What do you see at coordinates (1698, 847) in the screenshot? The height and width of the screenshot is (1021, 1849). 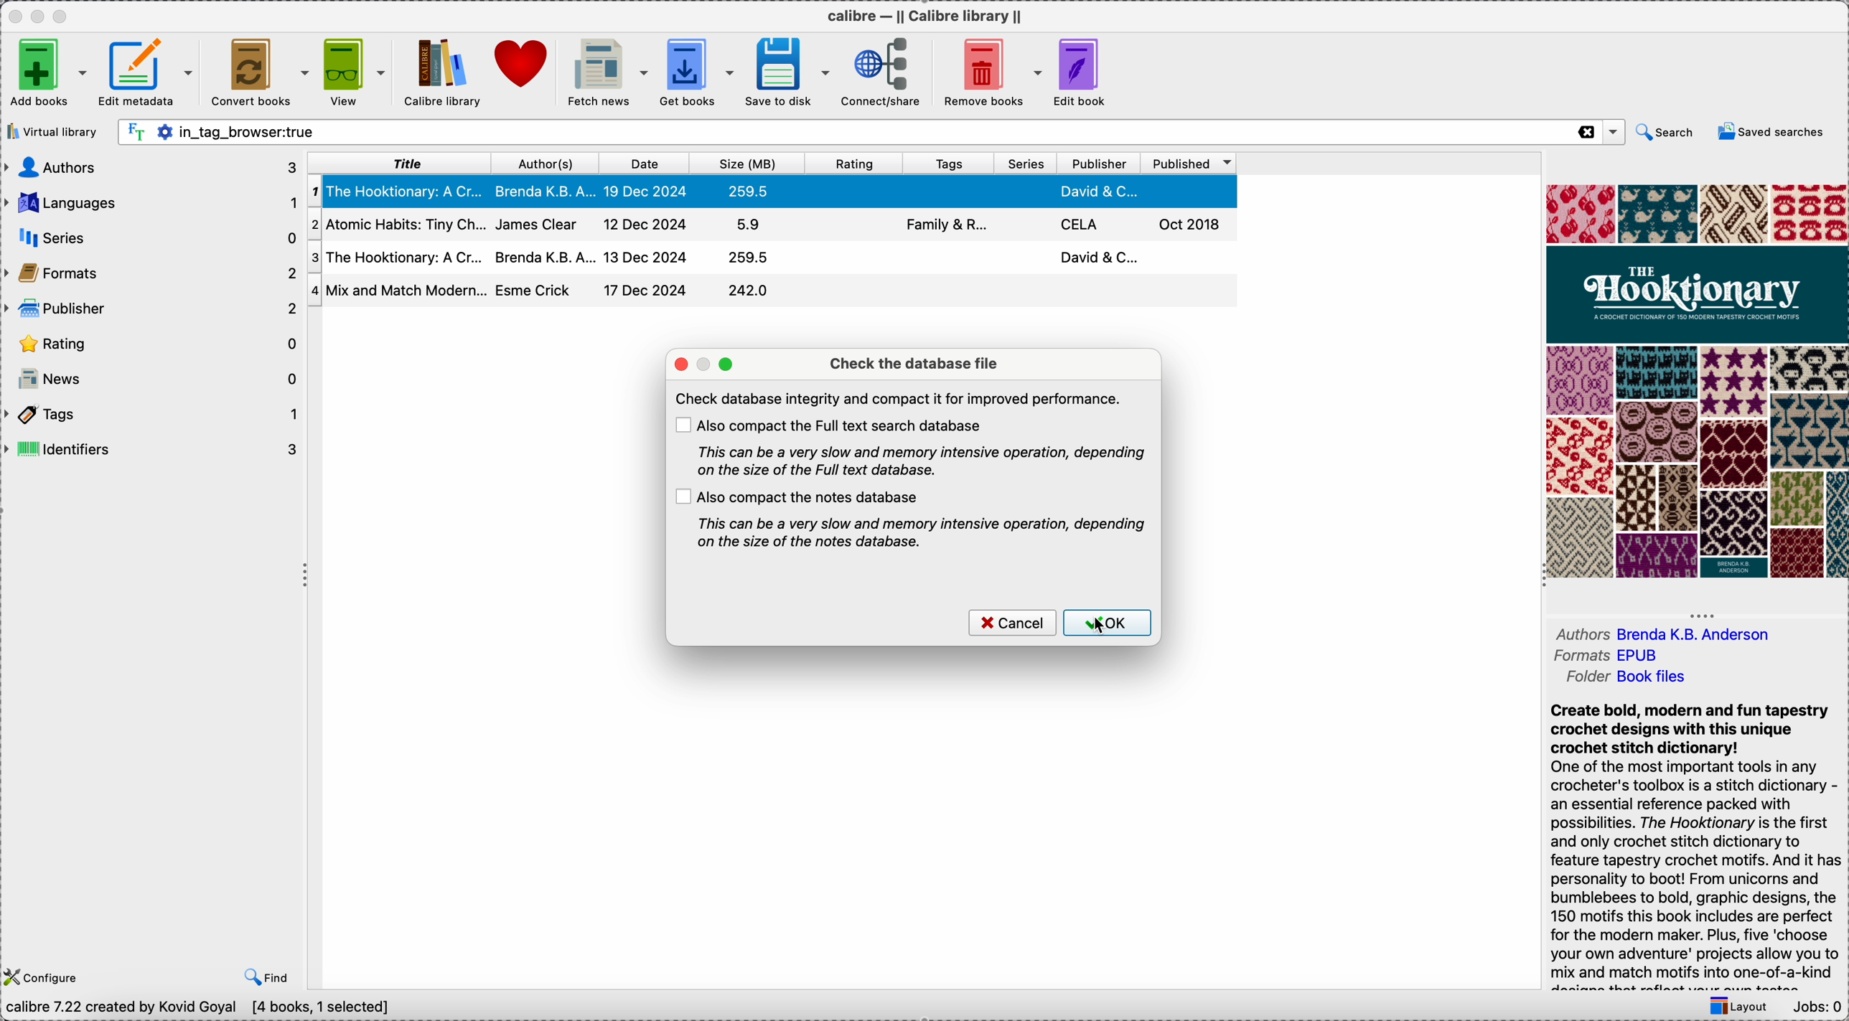 I see `synopsis` at bounding box center [1698, 847].